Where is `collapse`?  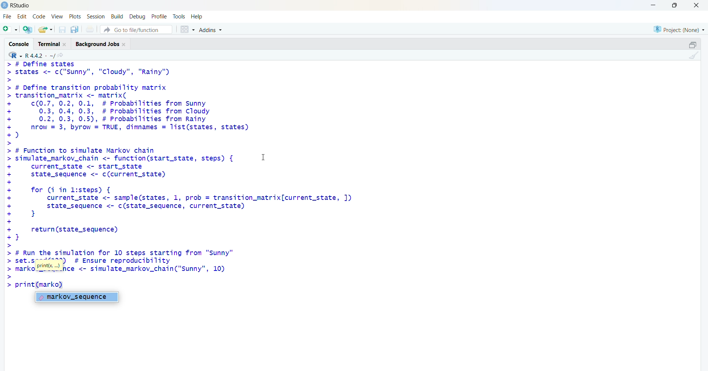
collapse is located at coordinates (692, 45).